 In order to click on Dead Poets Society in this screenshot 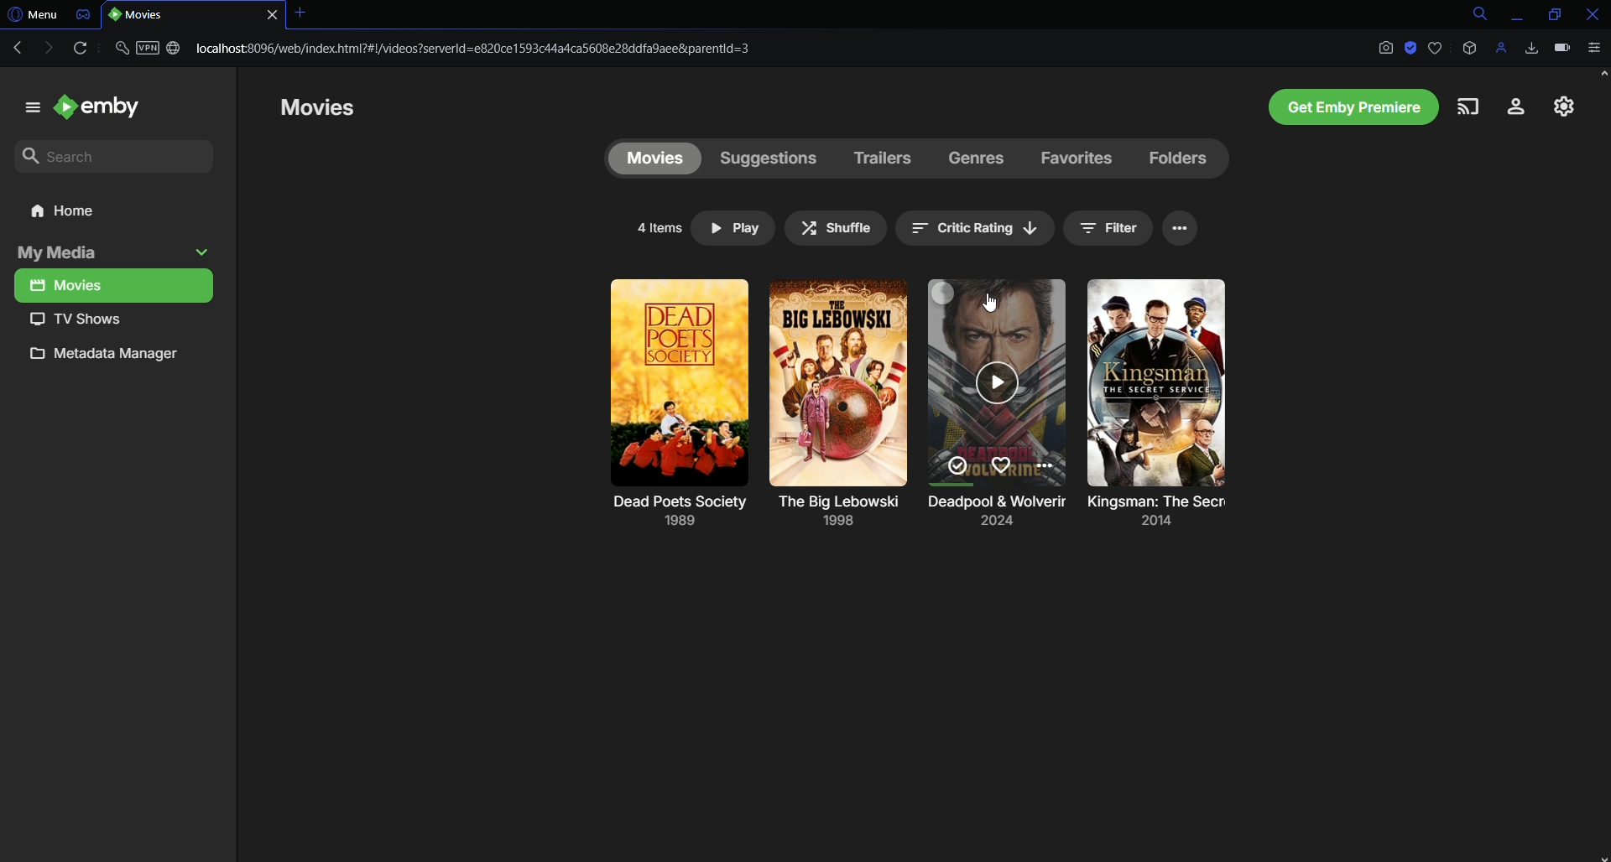, I will do `click(676, 517)`.